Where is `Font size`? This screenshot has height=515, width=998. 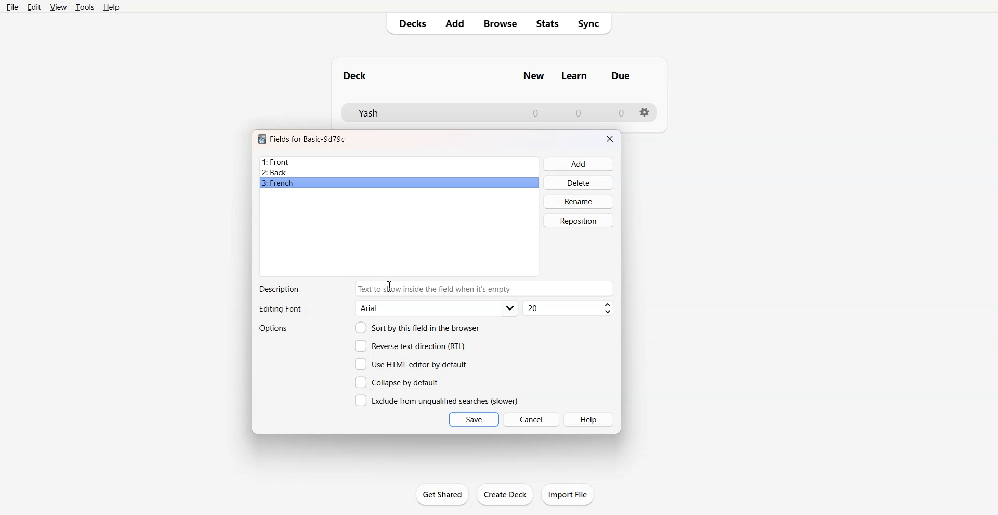
Font size is located at coordinates (569, 308).